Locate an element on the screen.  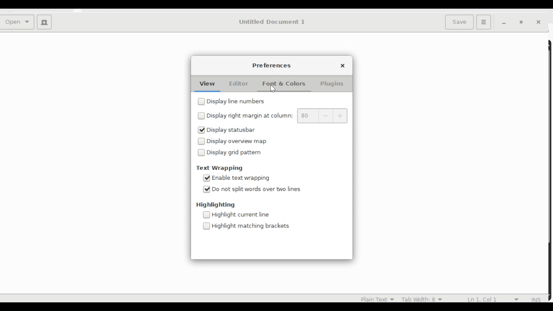
Close is located at coordinates (345, 65).